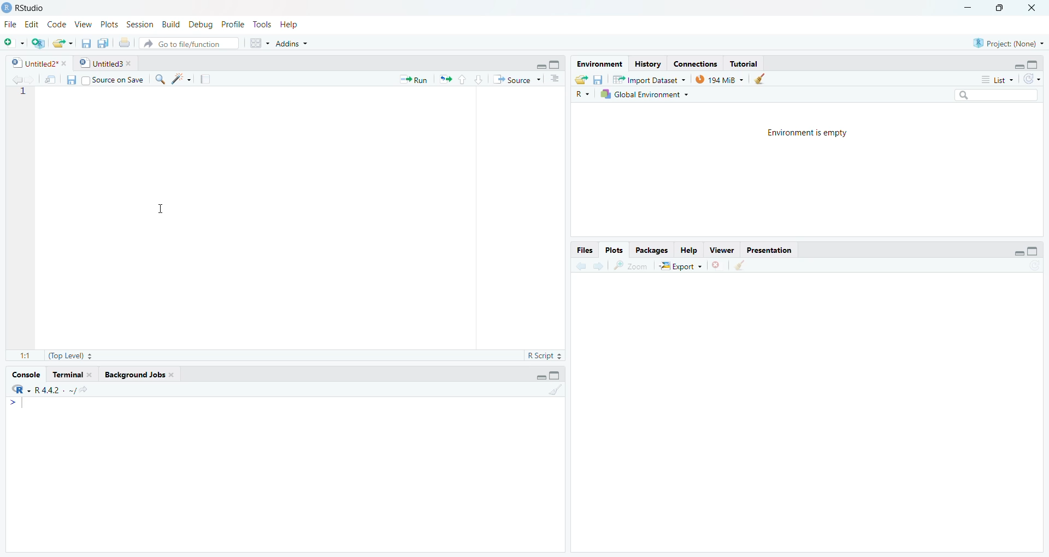 Image resolution: width=1049 pixels, height=557 pixels. Describe the element at coordinates (747, 64) in the screenshot. I see `Tutorial` at that location.